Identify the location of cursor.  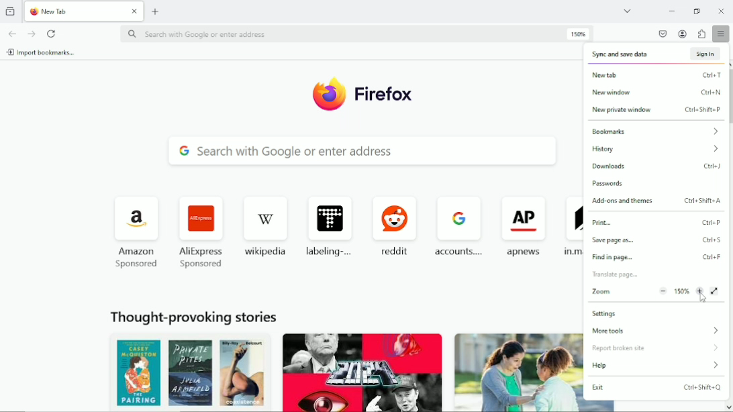
(701, 297).